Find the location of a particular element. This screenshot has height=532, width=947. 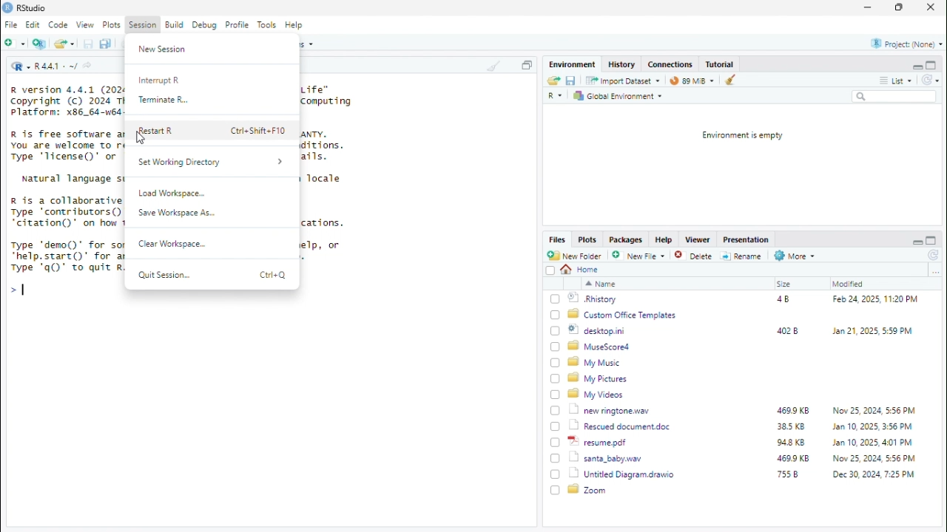

Plots is located at coordinates (112, 24).